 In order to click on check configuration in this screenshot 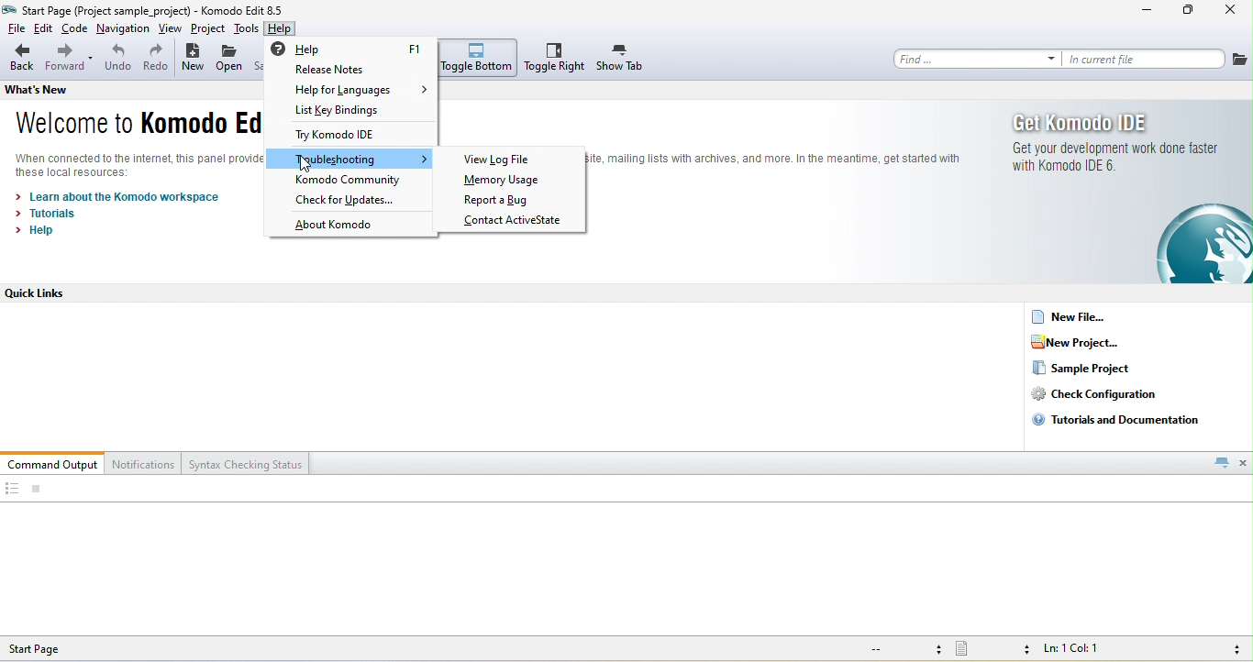, I will do `click(1108, 394)`.